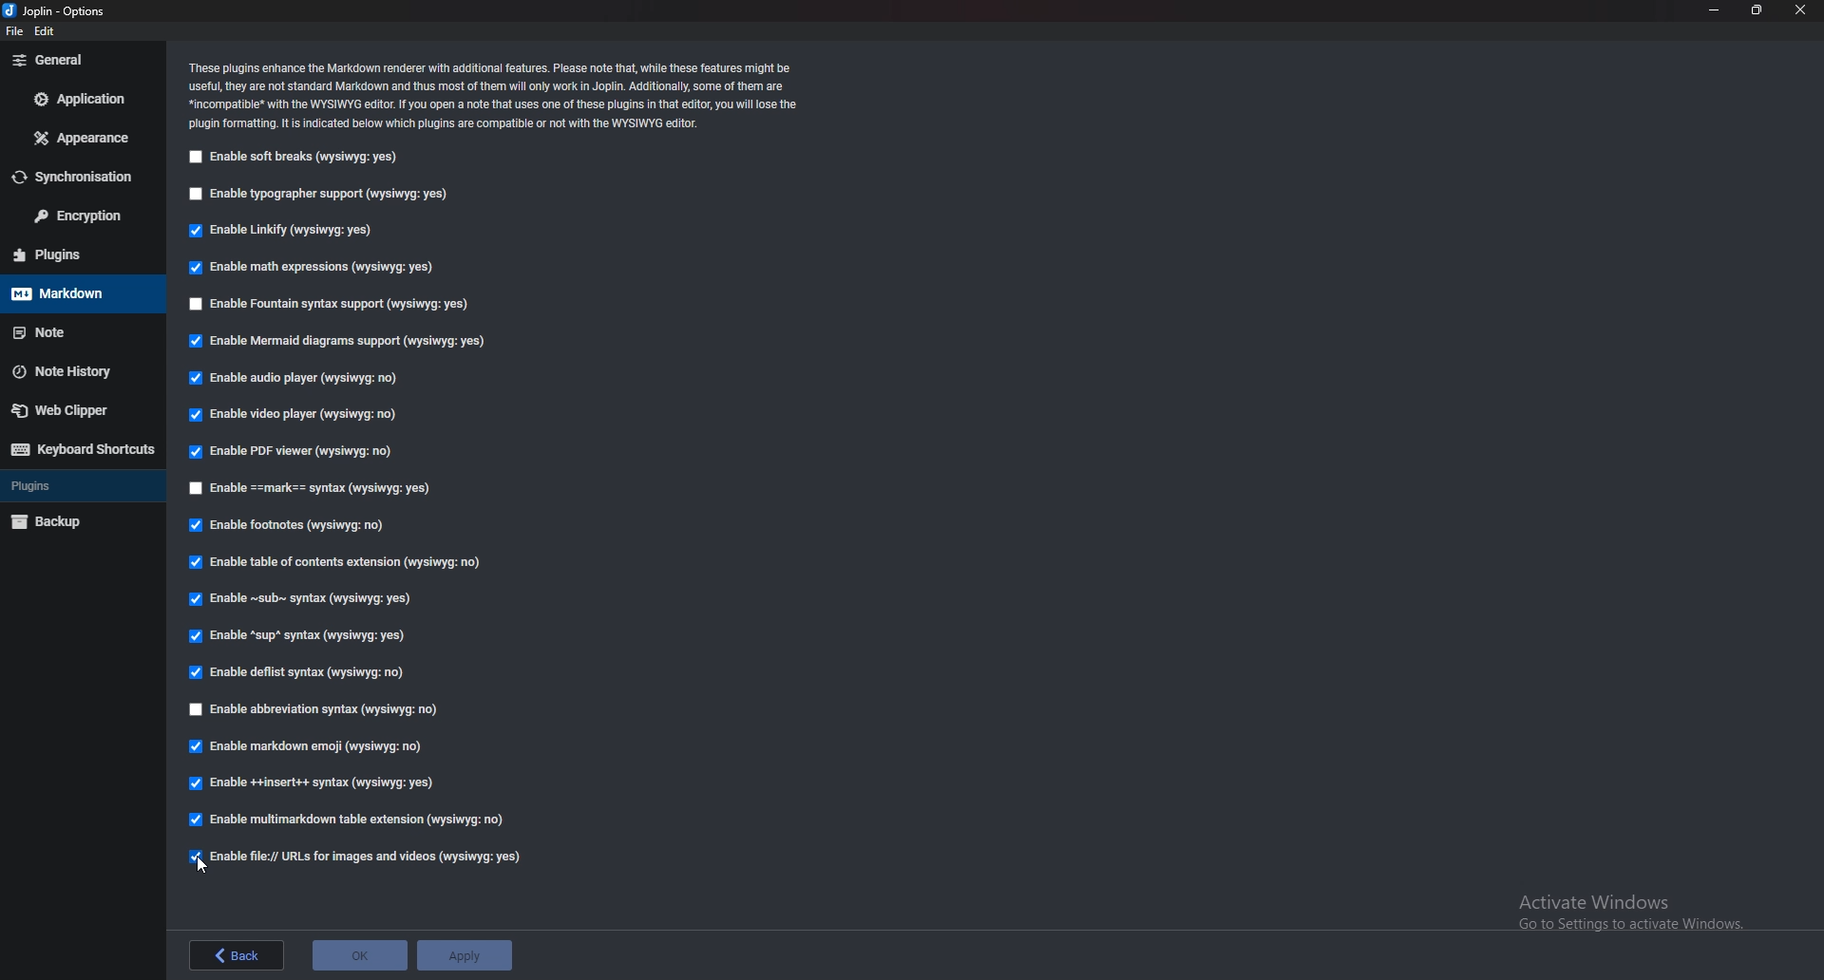 This screenshot has height=980, width=1824. Describe the element at coordinates (77, 137) in the screenshot. I see `Appearance` at that location.